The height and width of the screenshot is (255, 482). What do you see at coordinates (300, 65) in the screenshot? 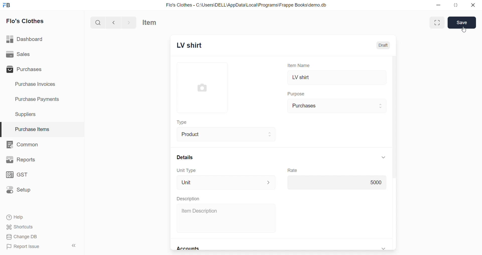
I see `Item Name` at bounding box center [300, 65].